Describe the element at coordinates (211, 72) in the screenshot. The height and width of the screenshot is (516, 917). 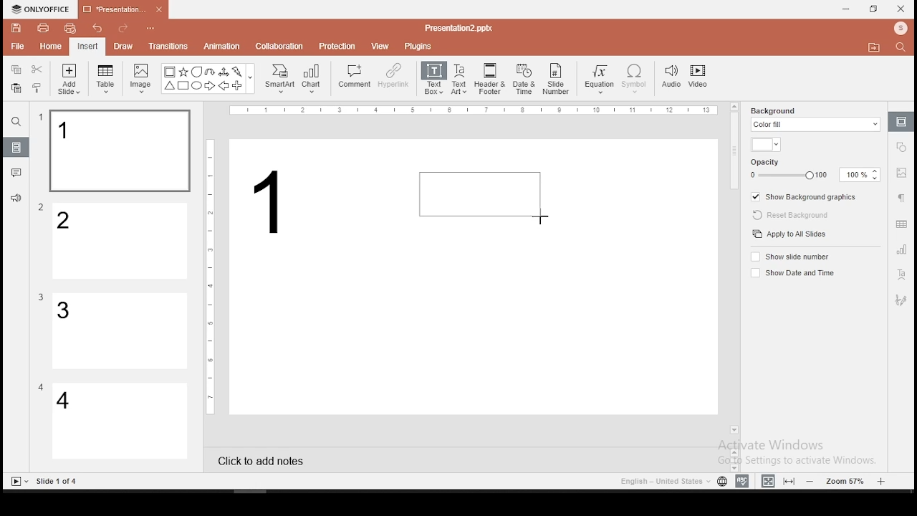
I see `U Arrow` at that location.